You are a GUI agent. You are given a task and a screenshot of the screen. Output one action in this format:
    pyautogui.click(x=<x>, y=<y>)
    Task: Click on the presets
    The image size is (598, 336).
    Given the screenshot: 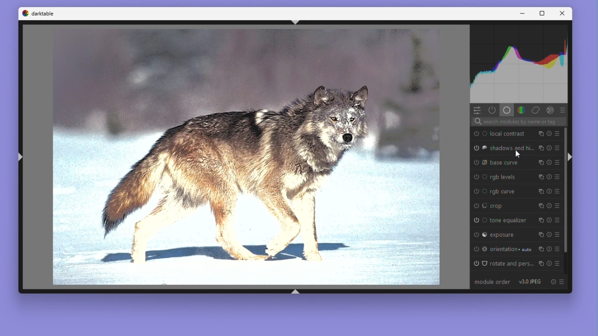 What is the action you would take?
    pyautogui.click(x=558, y=134)
    